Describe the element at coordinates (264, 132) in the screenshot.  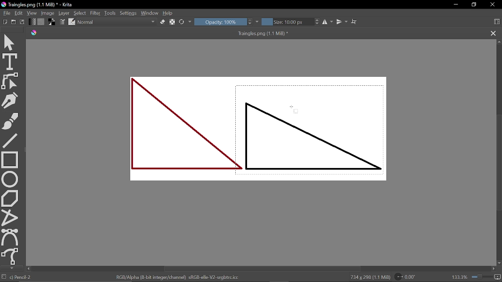
I see `Two triangles` at that location.